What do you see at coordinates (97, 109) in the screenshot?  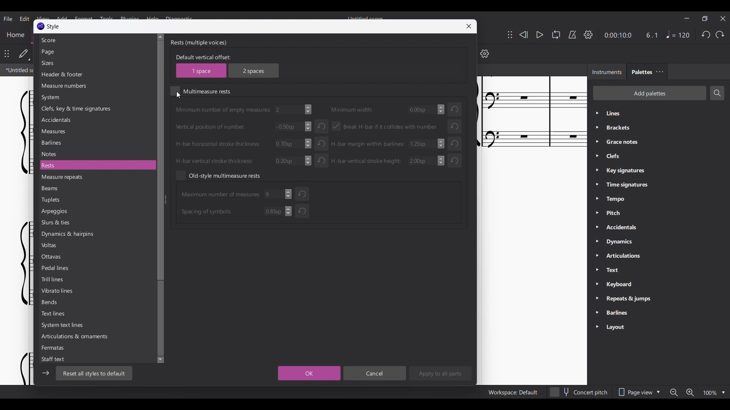 I see `Clefs, key and time signatures` at bounding box center [97, 109].